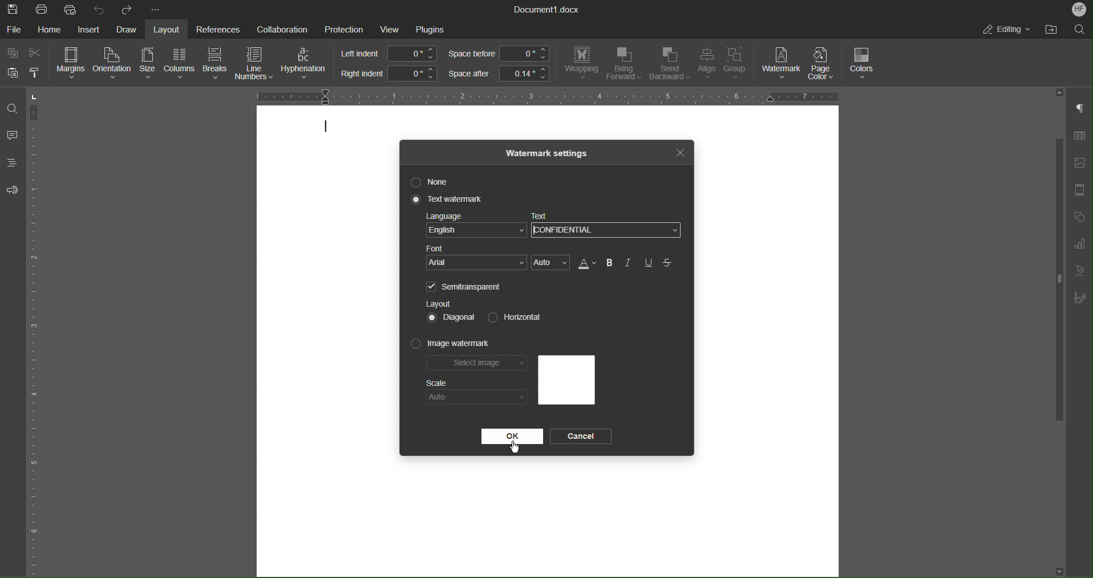 This screenshot has width=1093, height=578. Describe the element at coordinates (624, 64) in the screenshot. I see `Bring Forward` at that location.